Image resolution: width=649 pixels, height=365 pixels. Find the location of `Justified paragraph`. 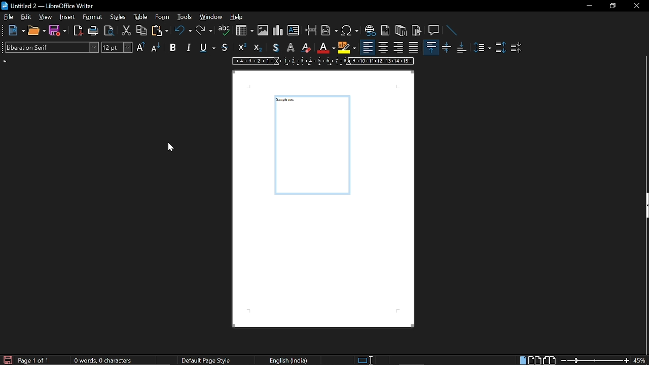

Justified paragraph is located at coordinates (483, 48).